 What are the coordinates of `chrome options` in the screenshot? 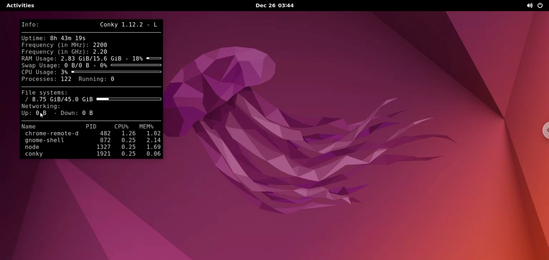 It's located at (544, 130).